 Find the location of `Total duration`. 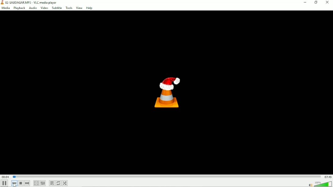

Total duration is located at coordinates (328, 177).